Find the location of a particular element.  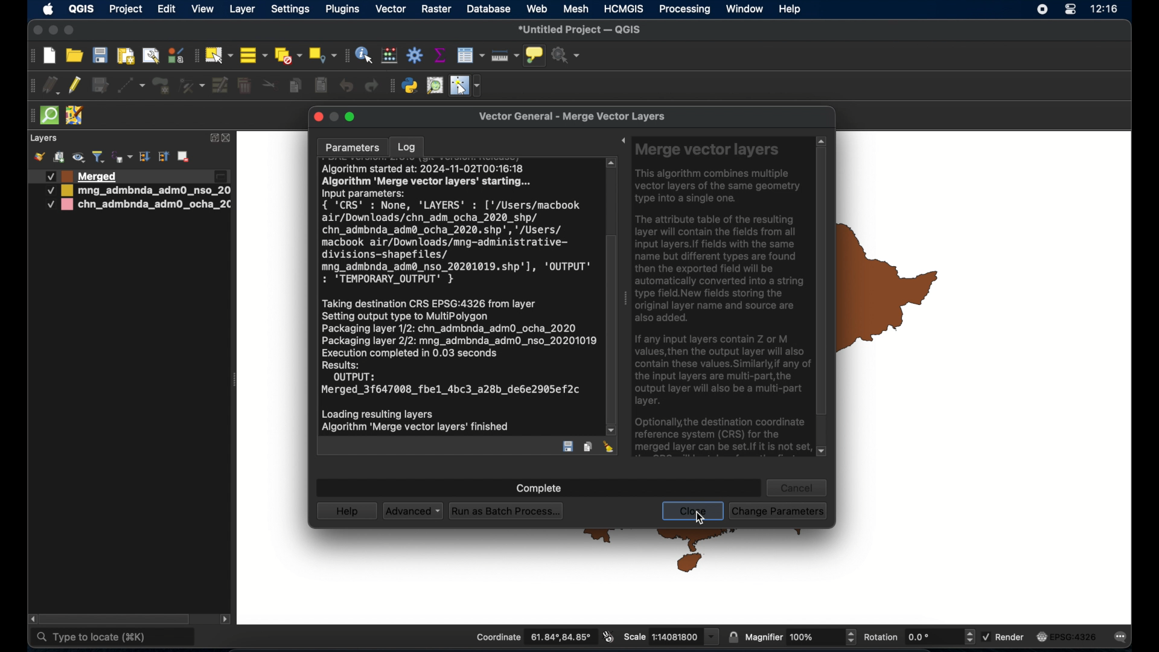

database is located at coordinates (489, 10).